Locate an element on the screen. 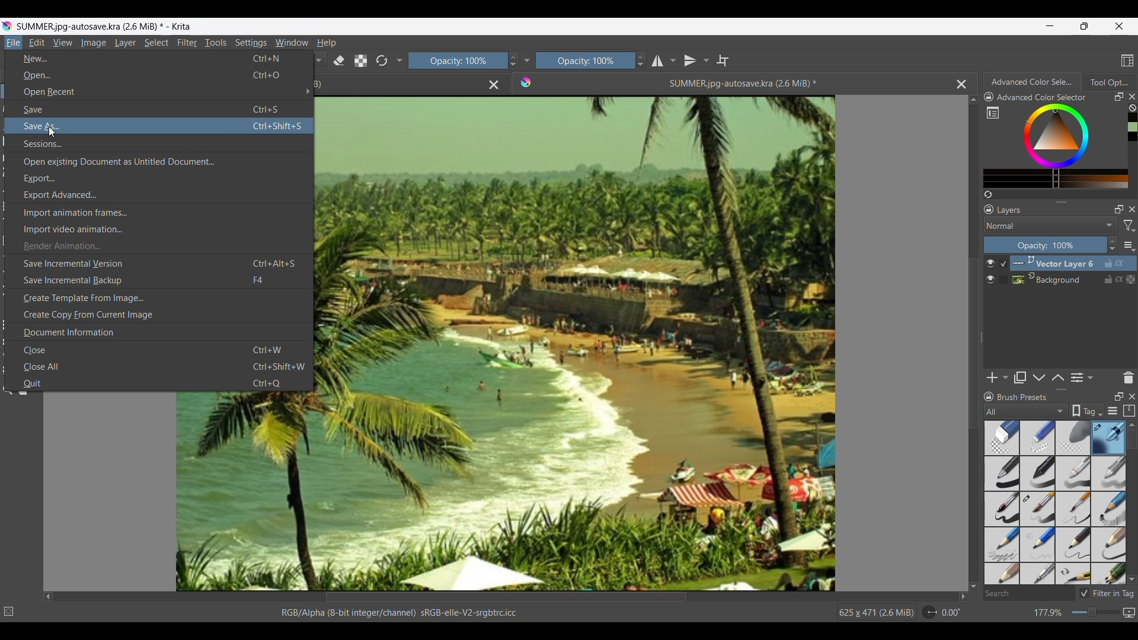 The image size is (1138, 640). Current zoom factor is located at coordinates (1049, 613).